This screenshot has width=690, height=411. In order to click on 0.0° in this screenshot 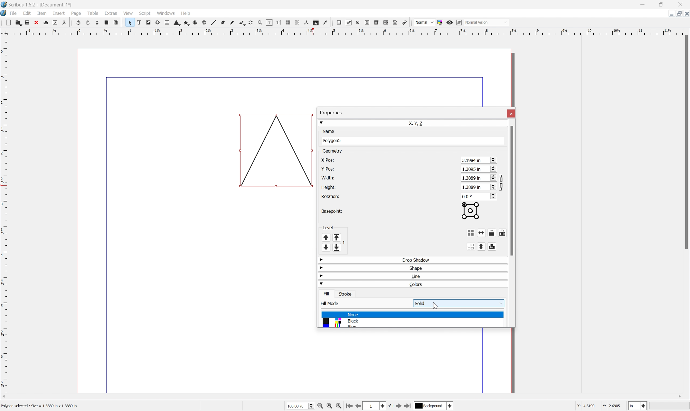, I will do `click(475, 196)`.